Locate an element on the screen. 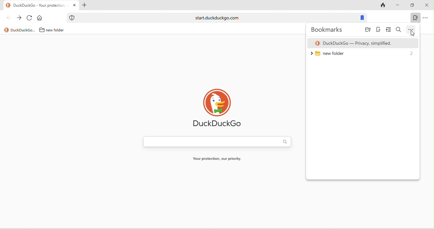 The image size is (434, 229). search bar is located at coordinates (217, 142).